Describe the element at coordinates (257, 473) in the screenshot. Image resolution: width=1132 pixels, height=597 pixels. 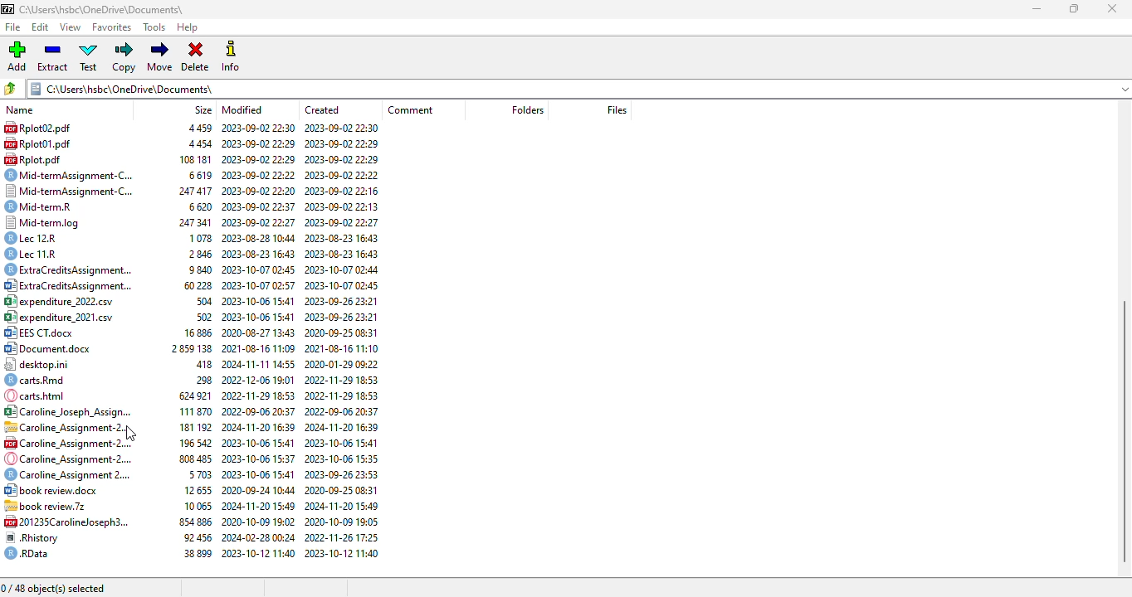
I see `2023-10-06 15:41` at that location.